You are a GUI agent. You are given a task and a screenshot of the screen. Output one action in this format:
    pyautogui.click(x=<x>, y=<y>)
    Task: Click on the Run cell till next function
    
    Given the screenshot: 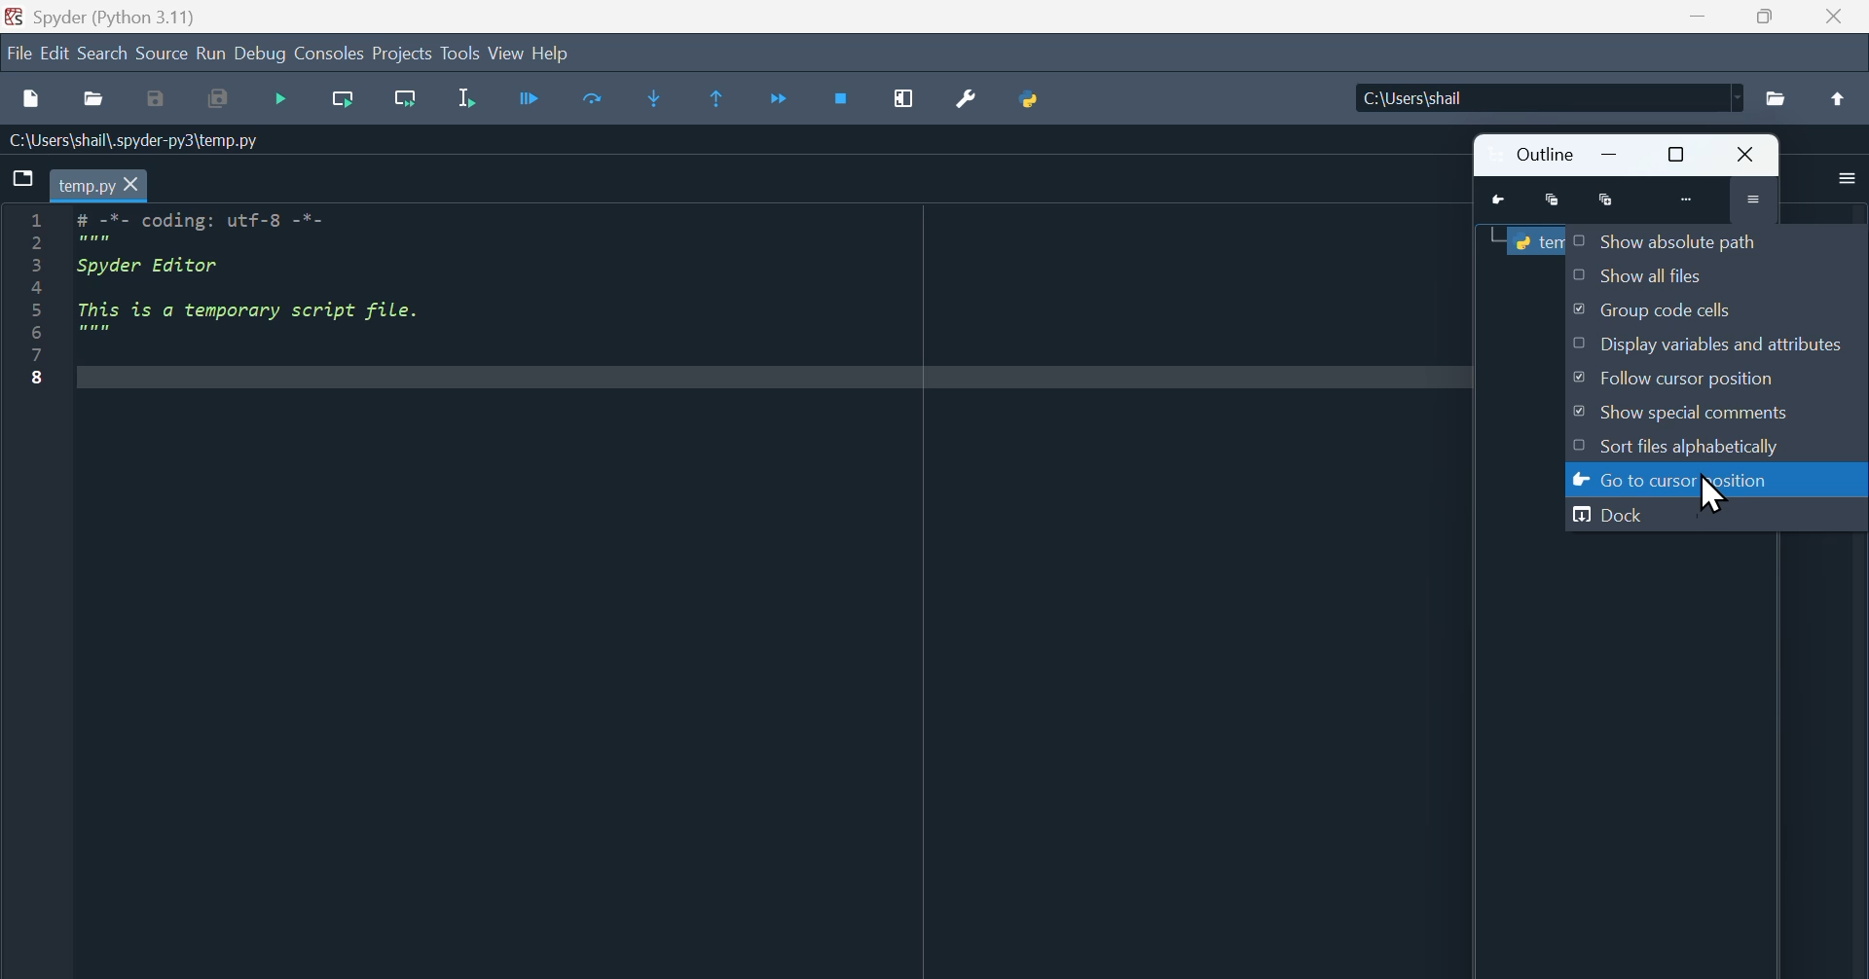 What is the action you would take?
    pyautogui.click(x=406, y=99)
    